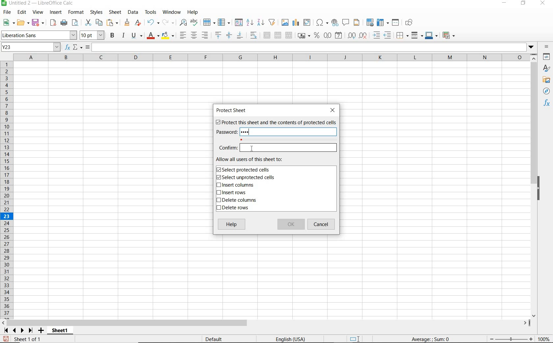 Image resolution: width=553 pixels, height=343 pixels. Describe the element at coordinates (194, 36) in the screenshot. I see `ALIGN CENTER` at that location.